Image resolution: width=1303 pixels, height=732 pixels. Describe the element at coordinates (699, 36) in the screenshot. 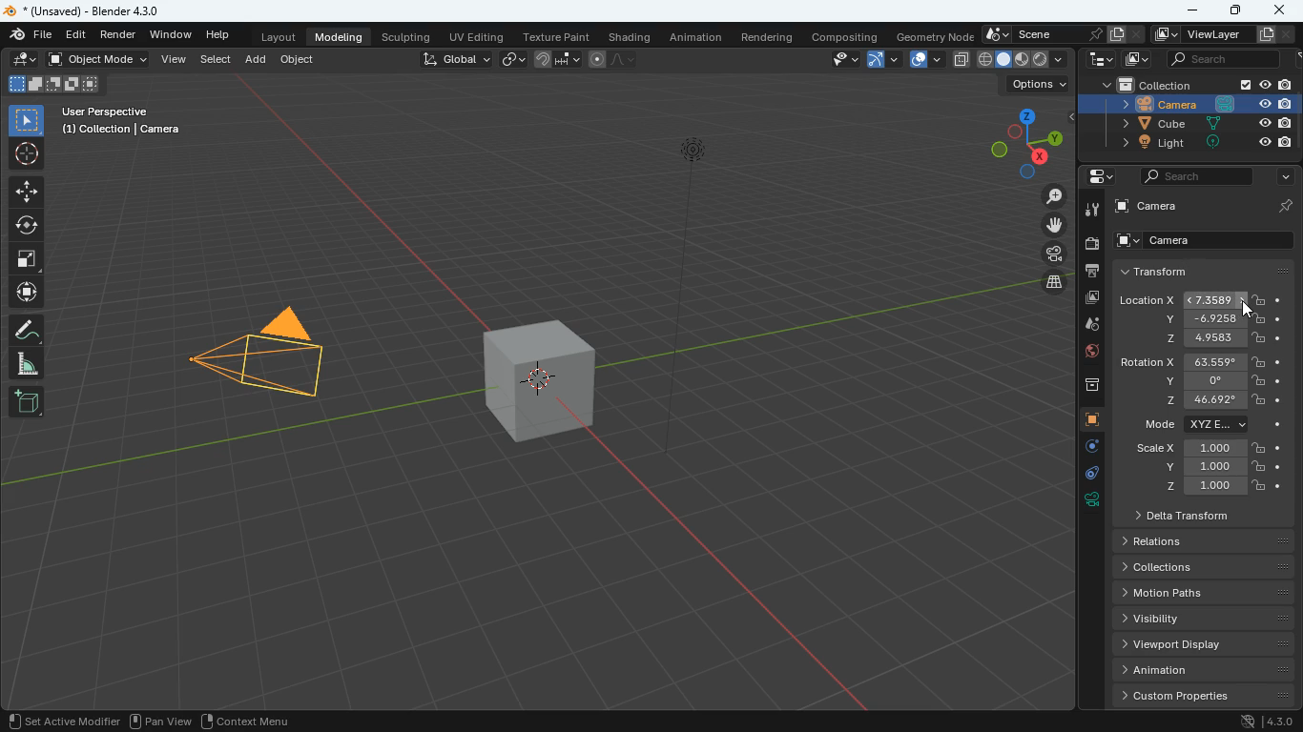

I see `animation` at that location.